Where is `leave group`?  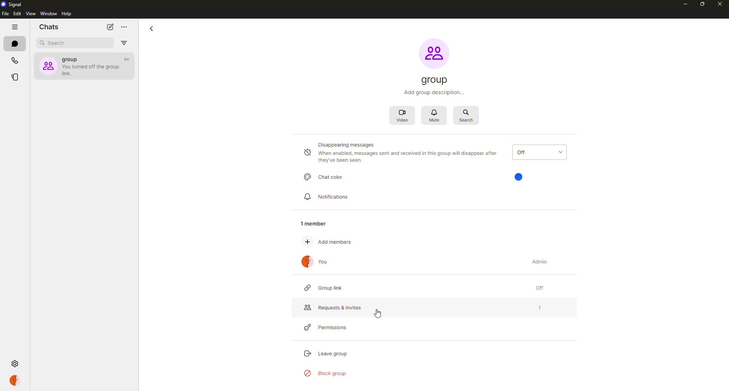 leave group is located at coordinates (326, 352).